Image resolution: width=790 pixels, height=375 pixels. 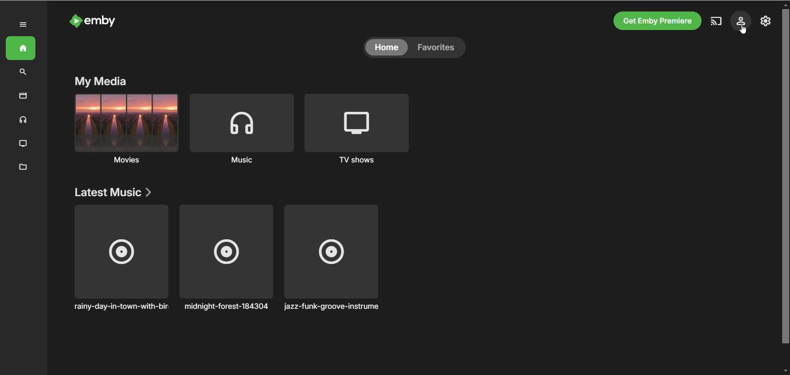 I want to click on home, so click(x=386, y=48).